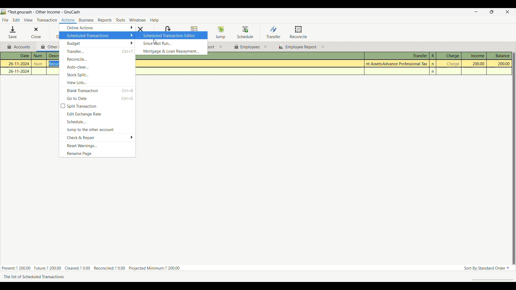 This screenshot has height=290, width=516. What do you see at coordinates (476, 64) in the screenshot?
I see `200.00` at bounding box center [476, 64].